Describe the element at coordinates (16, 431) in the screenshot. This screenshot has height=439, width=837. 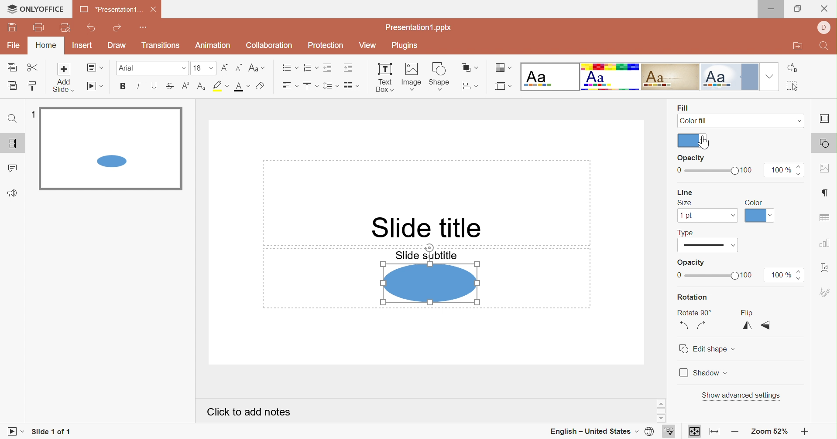
I see `Start slideshow` at that location.